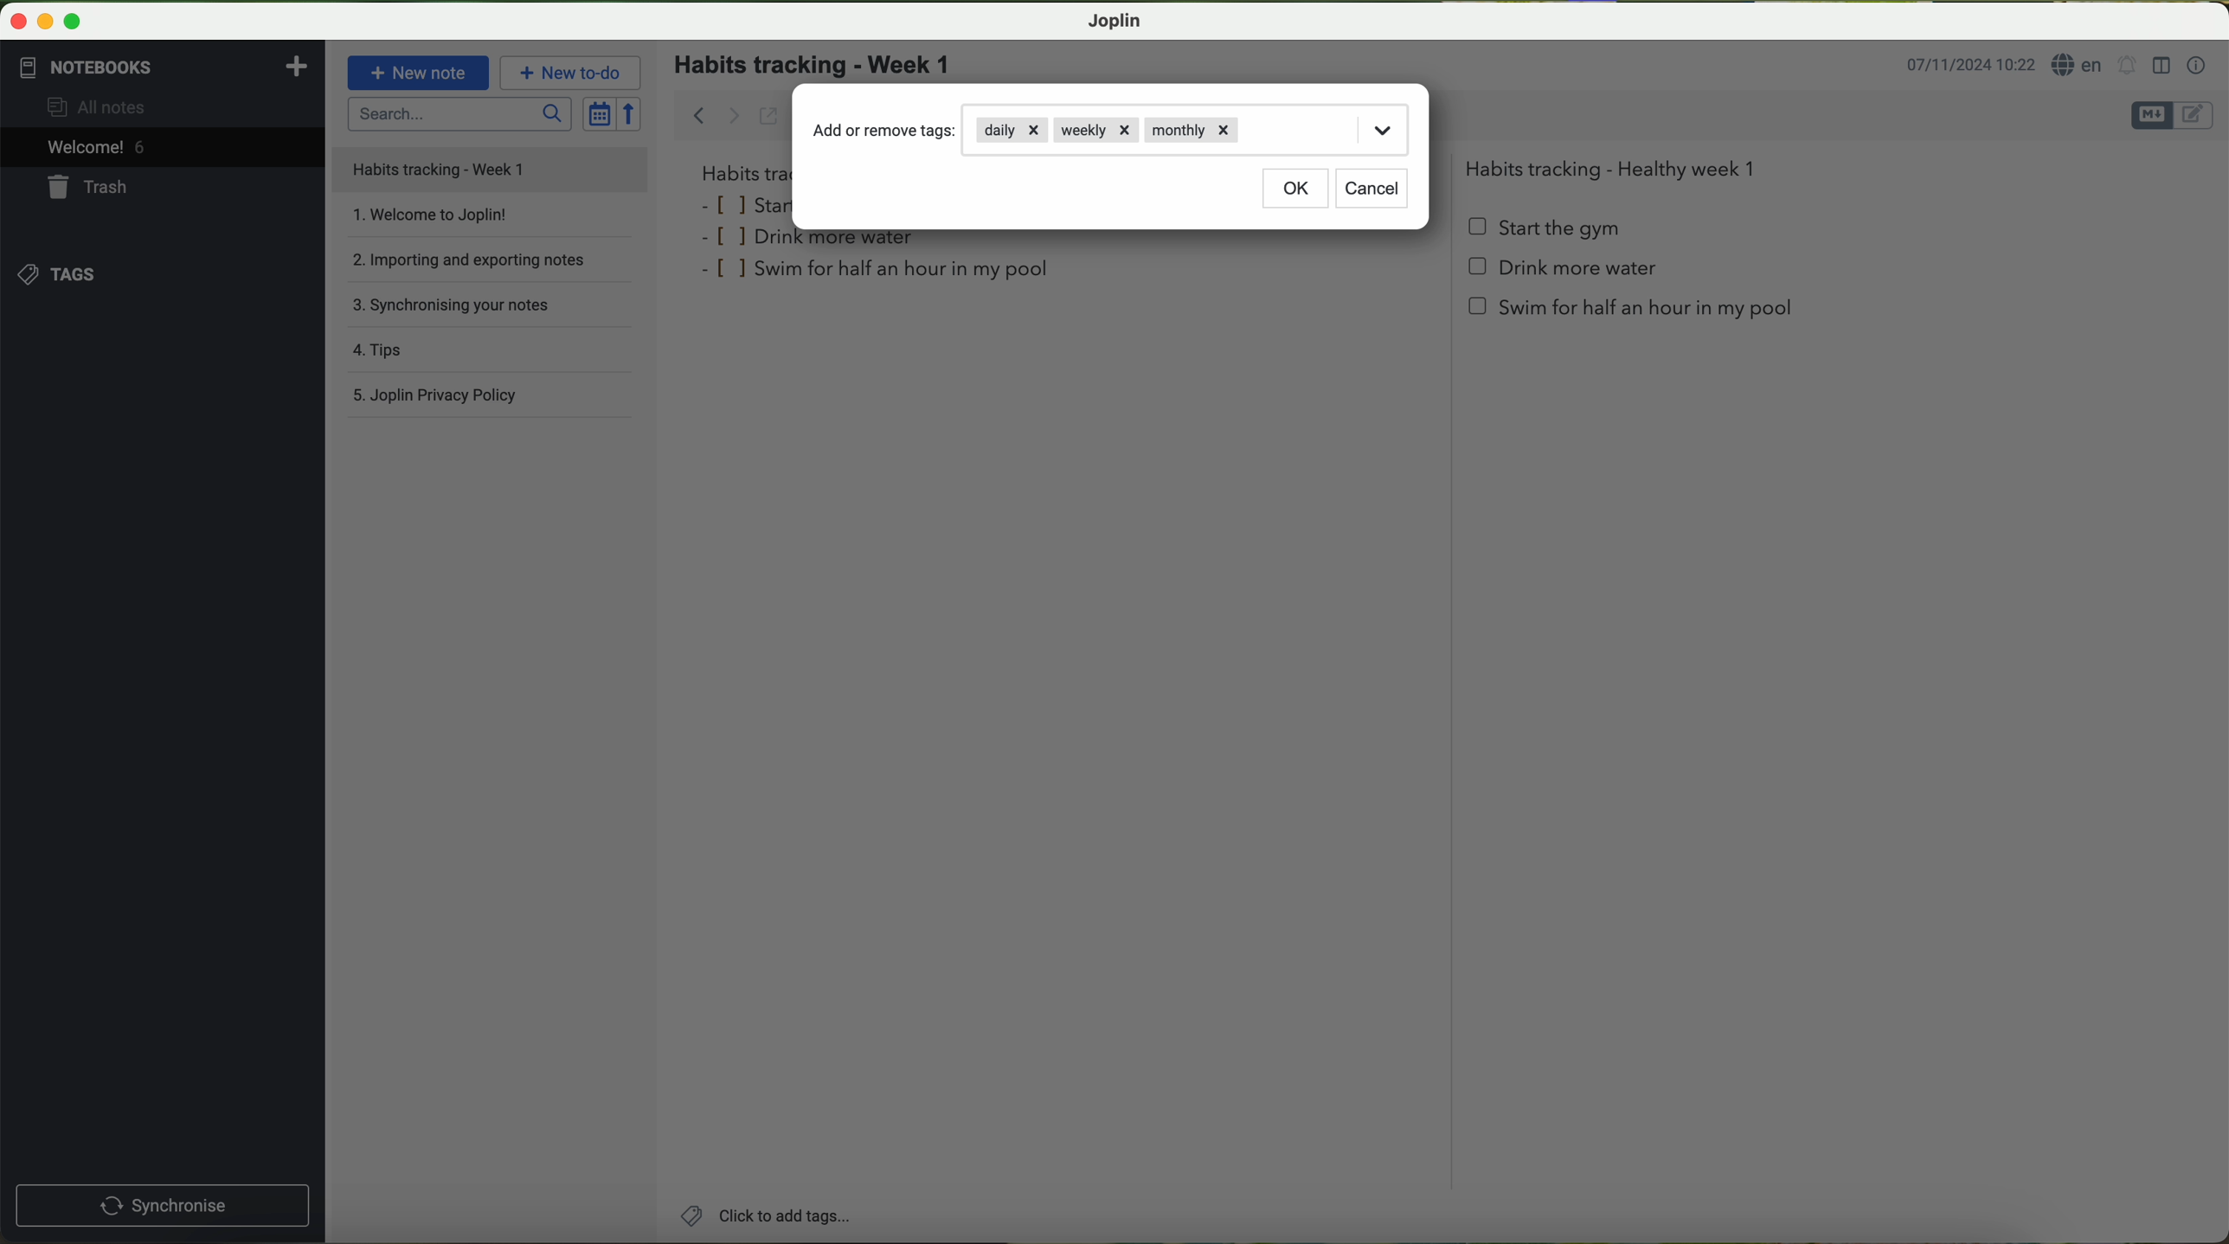  I want to click on drink more water, so click(816, 241).